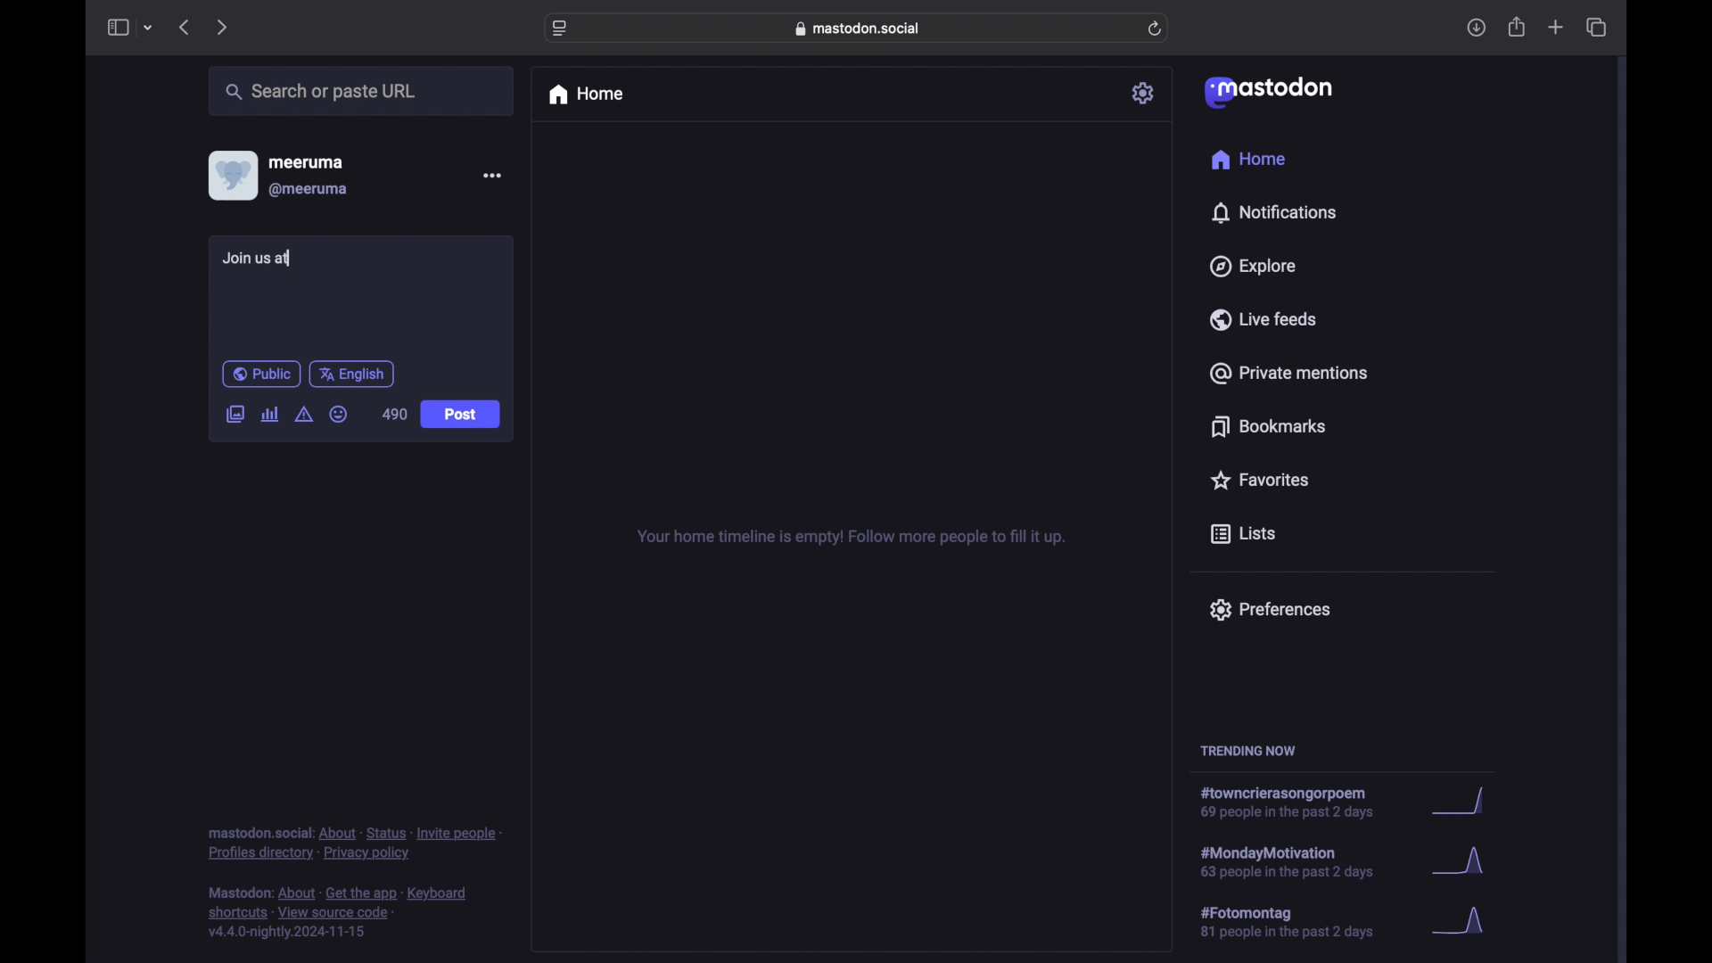 This screenshot has height=963, width=1712. What do you see at coordinates (1299, 923) in the screenshot?
I see `hashtag trend` at bounding box center [1299, 923].